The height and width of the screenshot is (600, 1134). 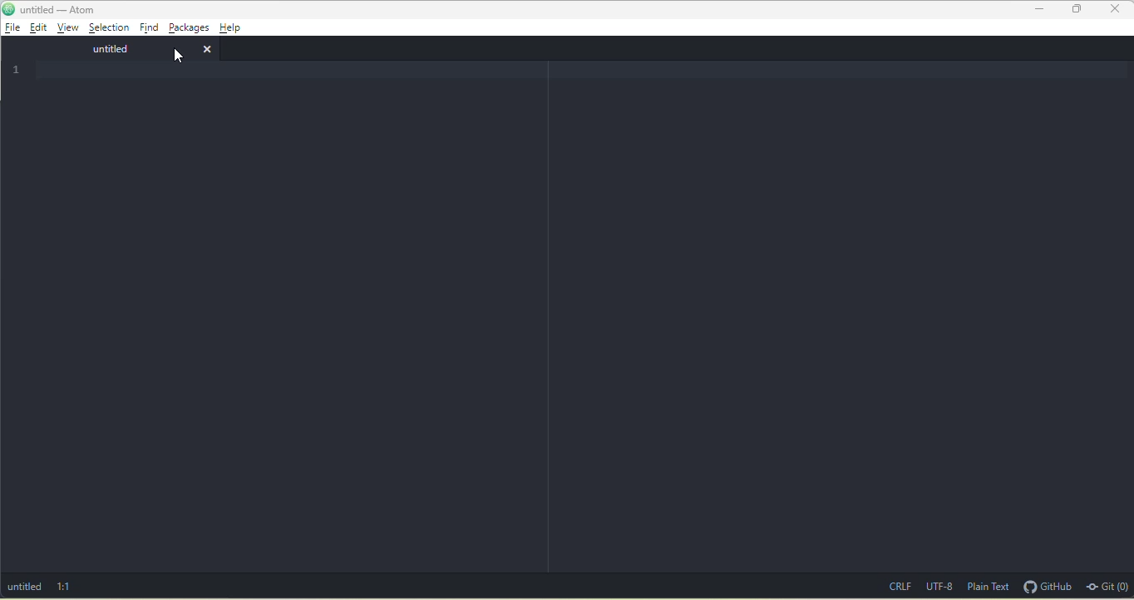 What do you see at coordinates (1107, 586) in the screenshot?
I see `git` at bounding box center [1107, 586].